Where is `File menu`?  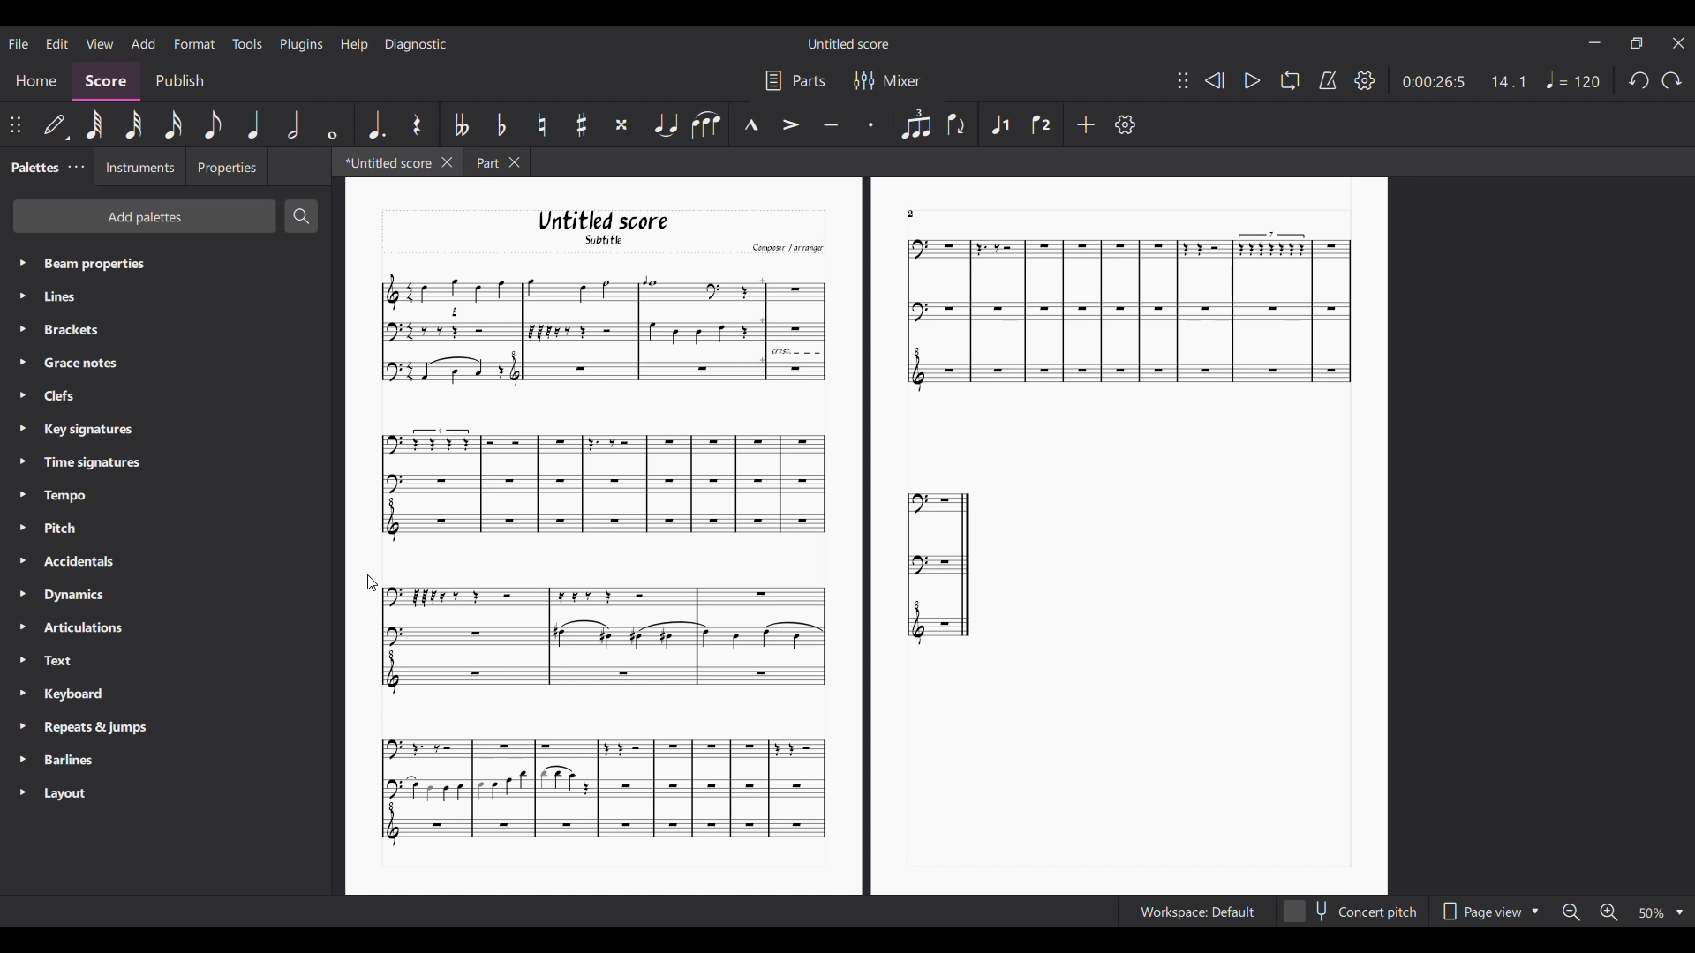 File menu is located at coordinates (20, 43).